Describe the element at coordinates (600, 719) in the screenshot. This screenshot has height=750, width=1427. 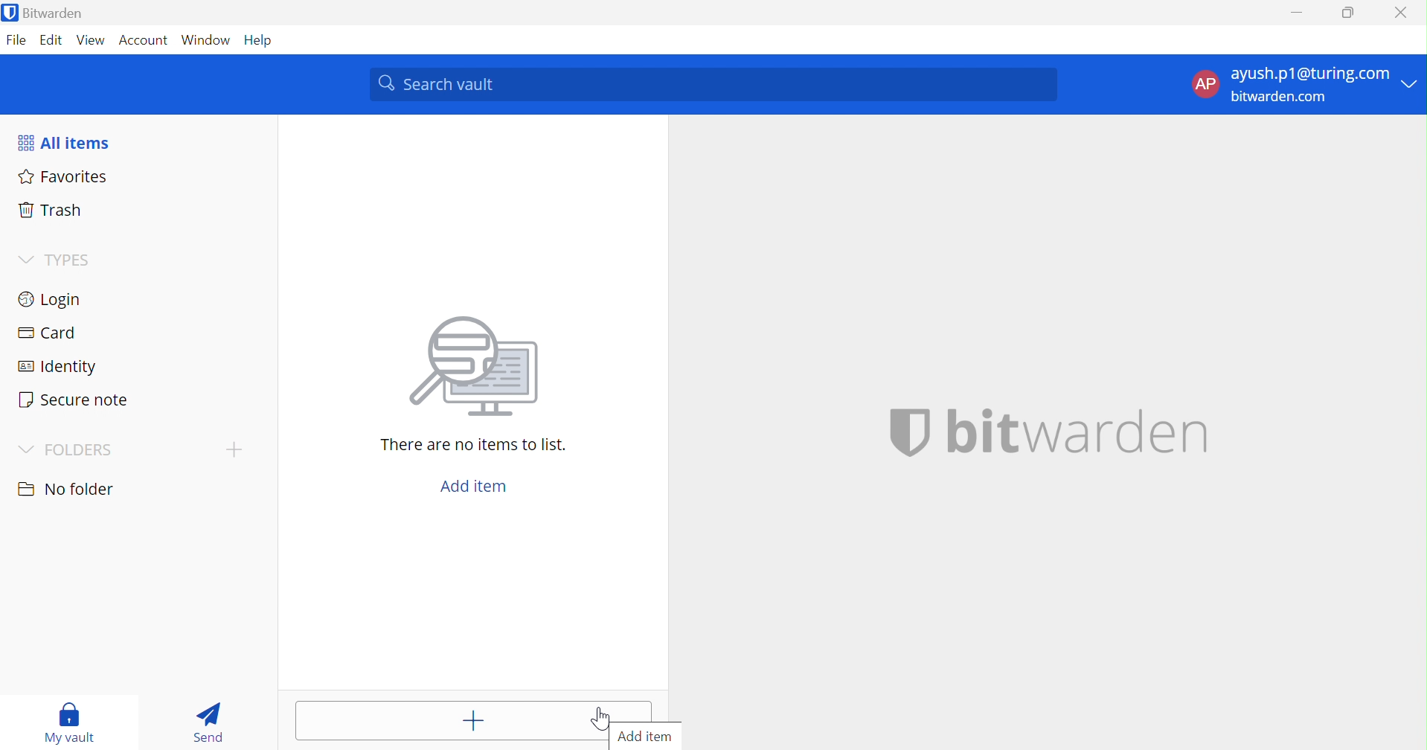
I see `Cursor` at that location.